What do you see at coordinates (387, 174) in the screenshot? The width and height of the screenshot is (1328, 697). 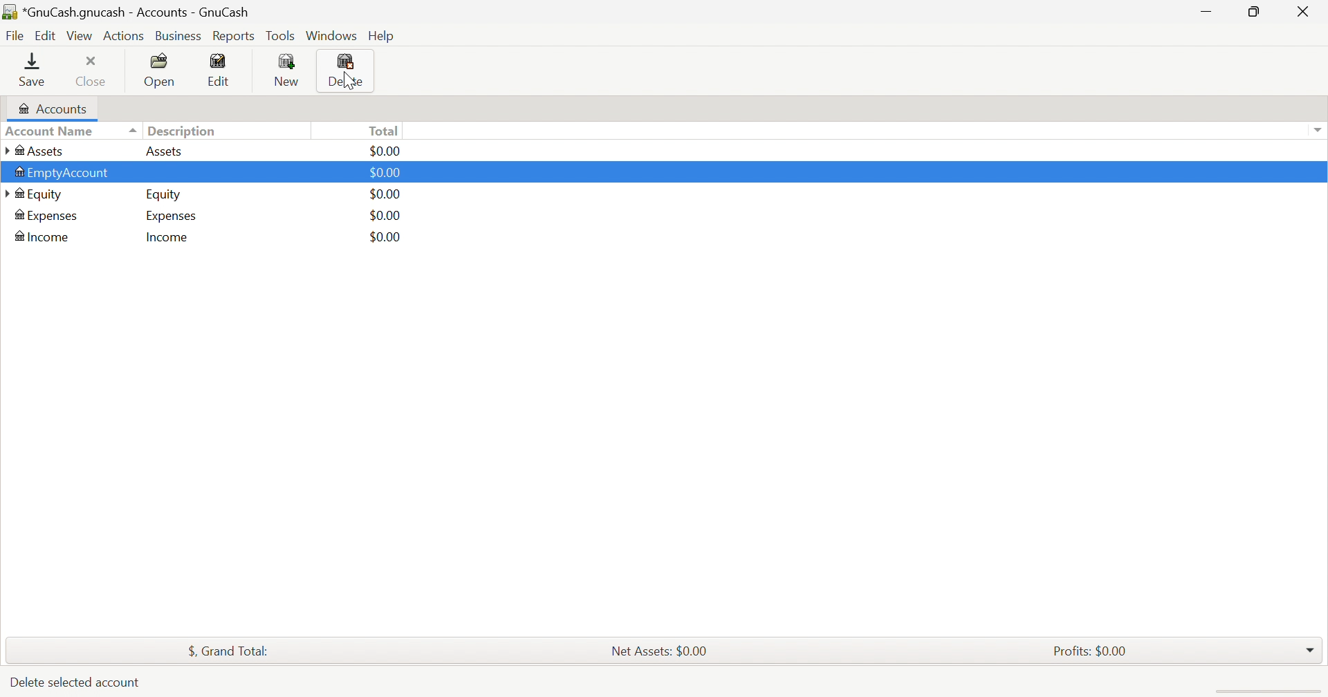 I see `$0.00` at bounding box center [387, 174].